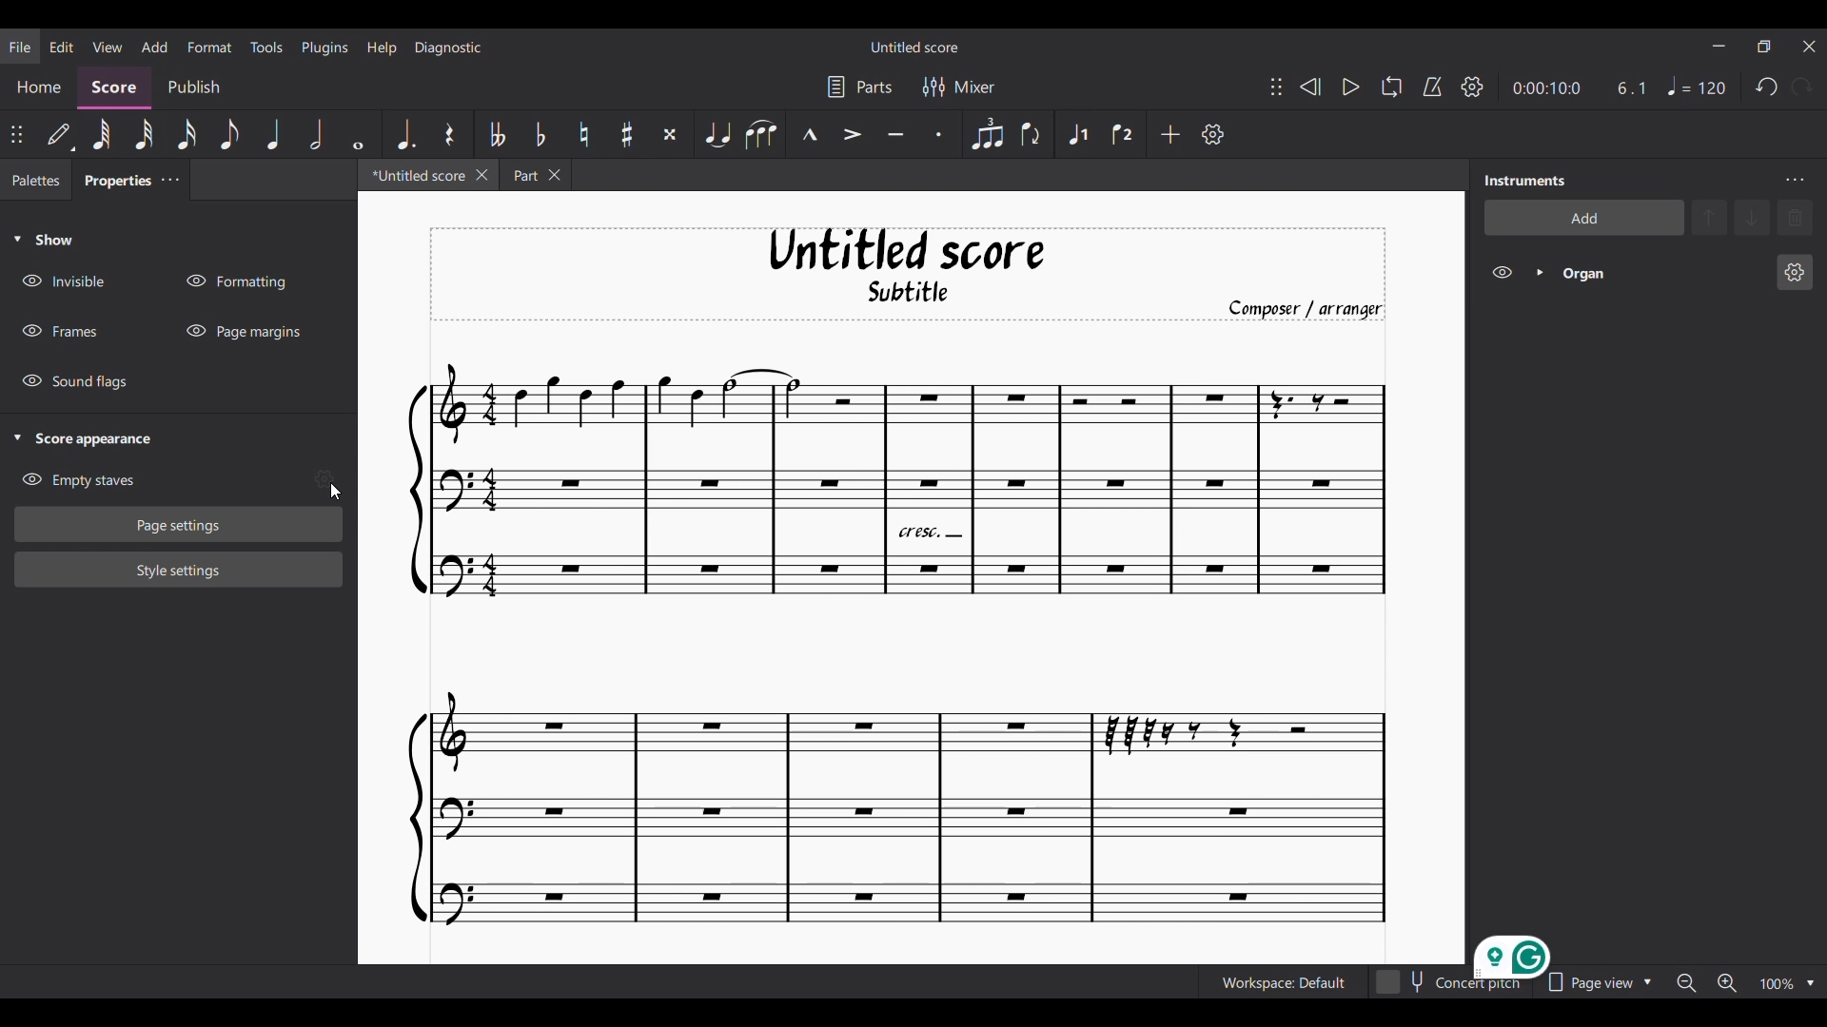  Describe the element at coordinates (1078, 135) in the screenshot. I see `Highlighted after measure selection` at that location.